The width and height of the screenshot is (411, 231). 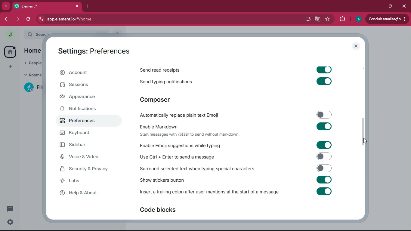 What do you see at coordinates (83, 97) in the screenshot?
I see `appearance` at bounding box center [83, 97].